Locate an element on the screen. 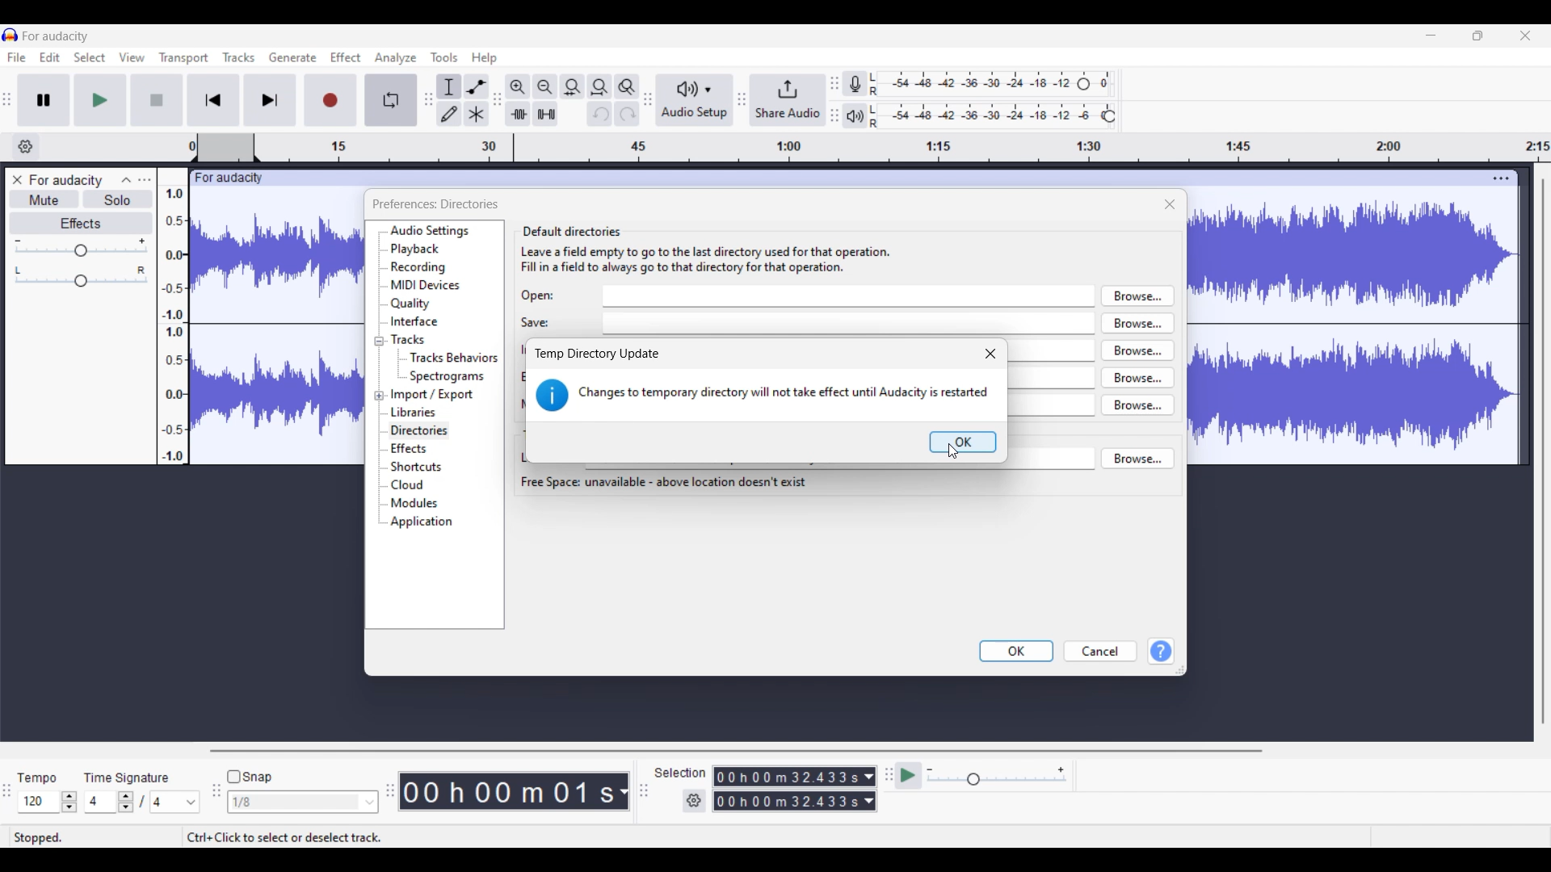  Increase/Decrease number is located at coordinates (126, 802).